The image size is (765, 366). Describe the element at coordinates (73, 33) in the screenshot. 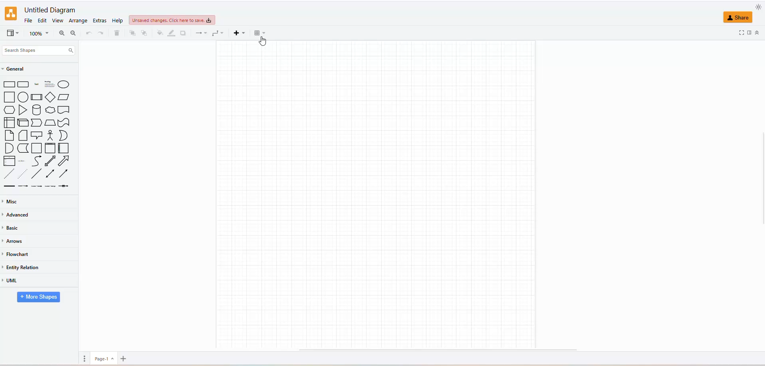

I see `zoom out` at that location.